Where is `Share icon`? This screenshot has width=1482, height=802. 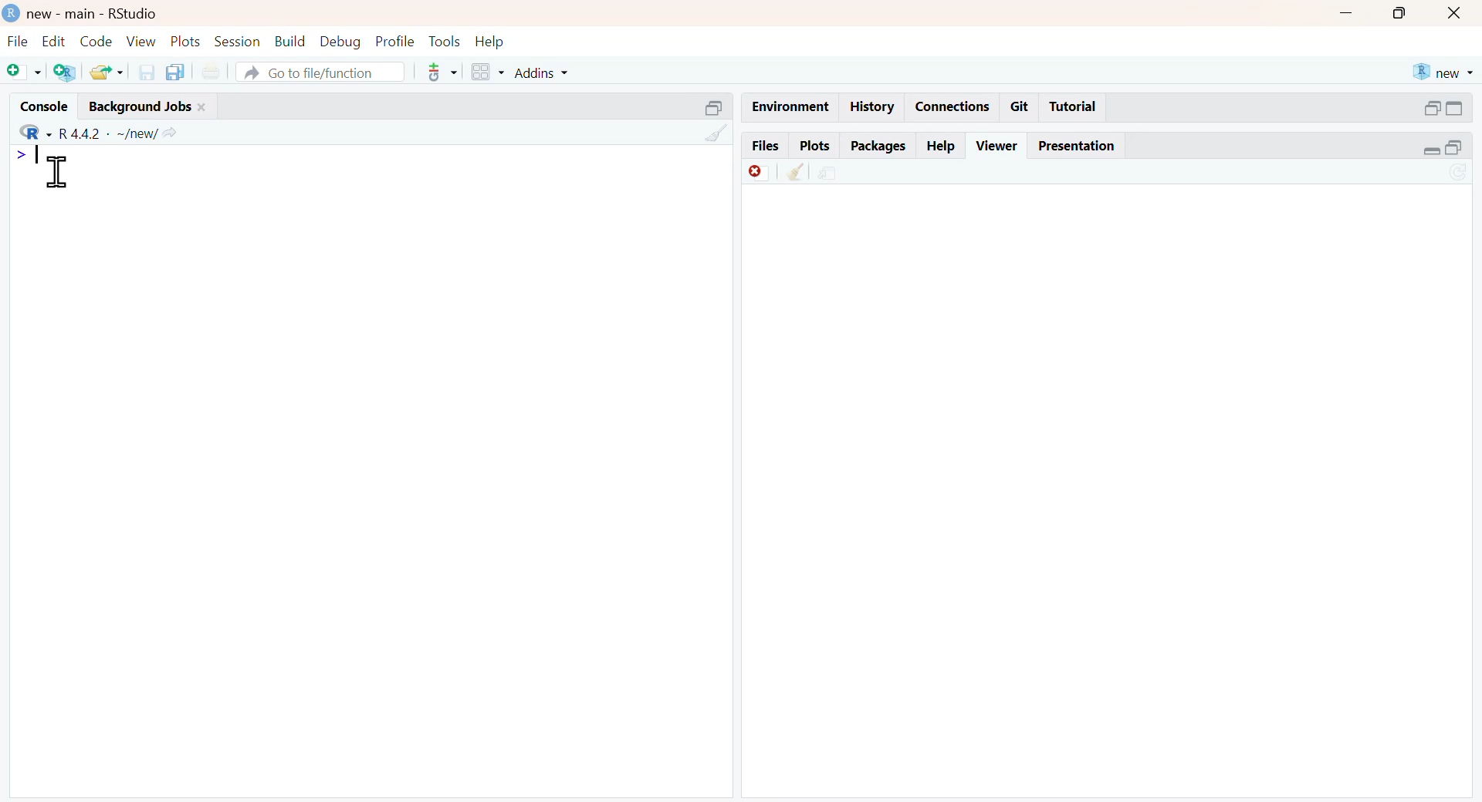
Share icon is located at coordinates (170, 131).